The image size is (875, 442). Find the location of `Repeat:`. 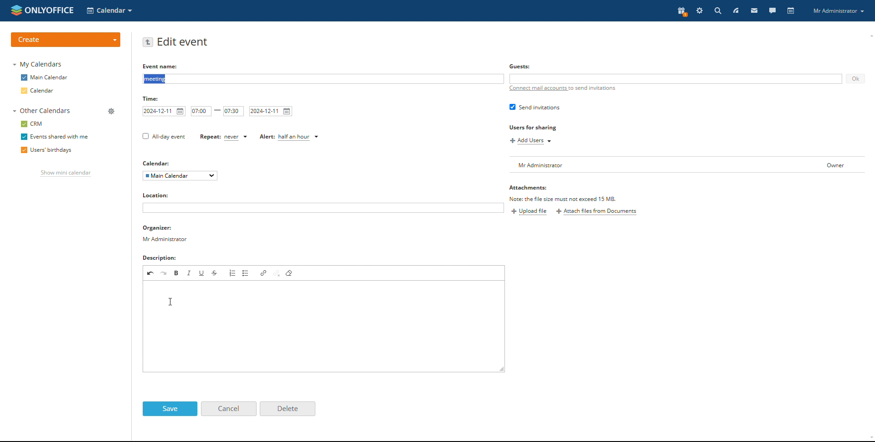

Repeat: is located at coordinates (211, 136).